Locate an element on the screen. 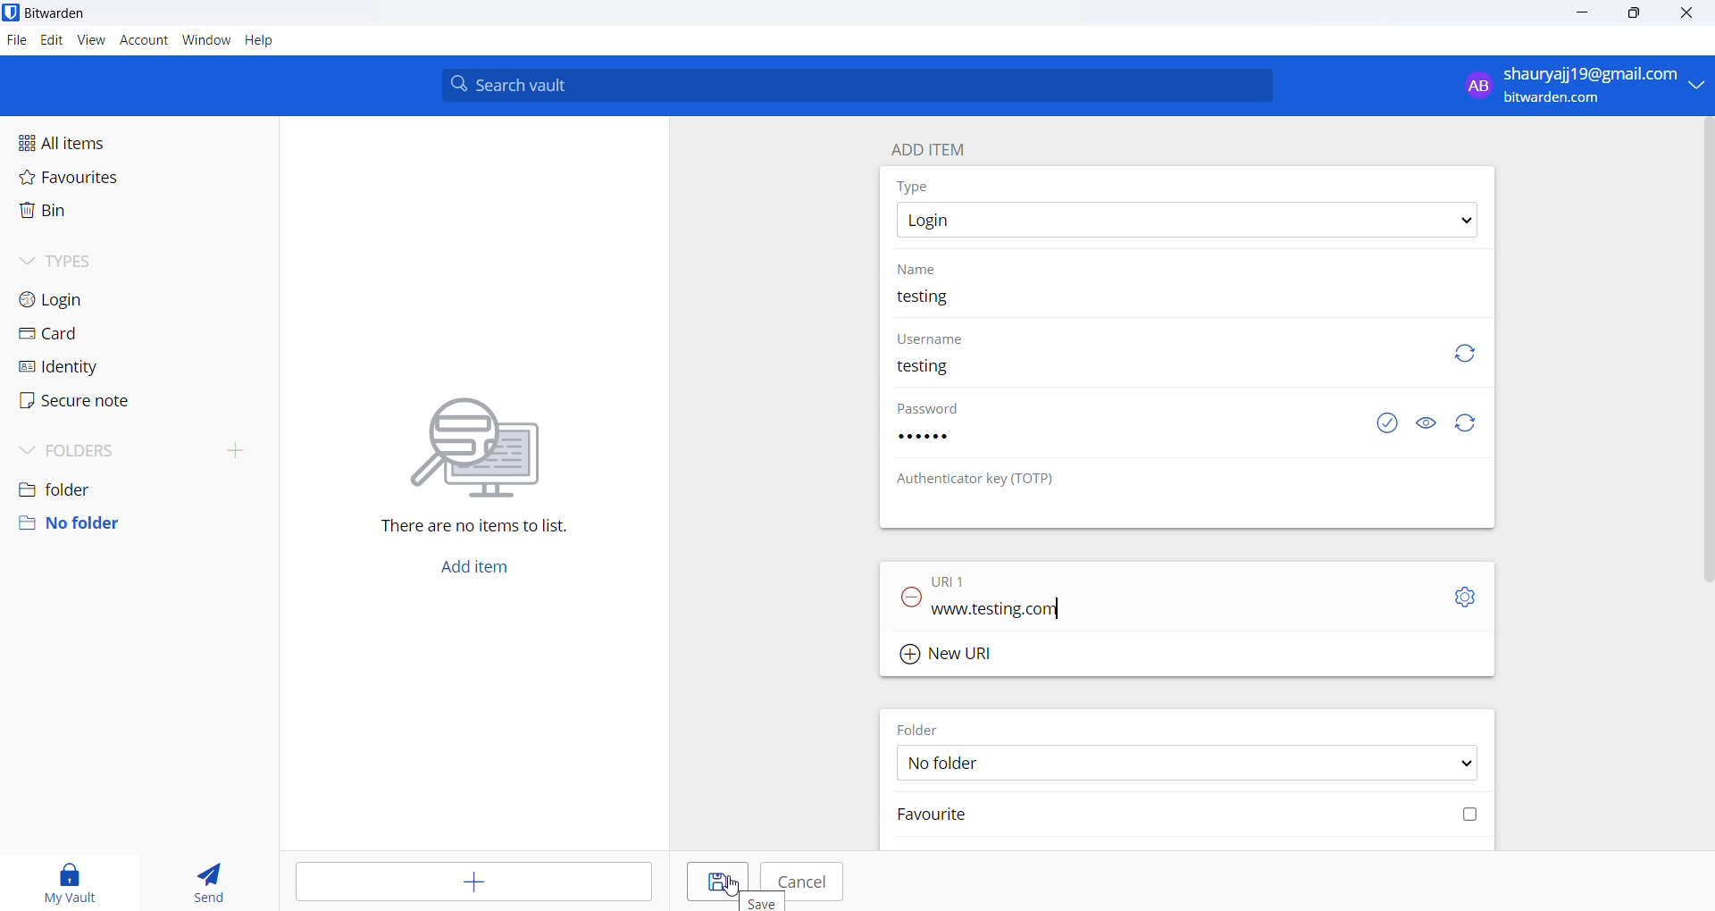 This screenshot has height=911, width=1715. OTP input box is located at coordinates (1164, 512).